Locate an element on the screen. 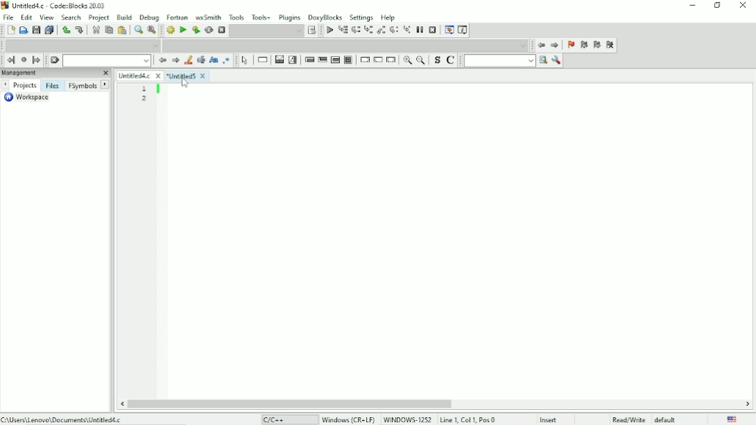 The image size is (756, 425). Zoom in is located at coordinates (407, 60).